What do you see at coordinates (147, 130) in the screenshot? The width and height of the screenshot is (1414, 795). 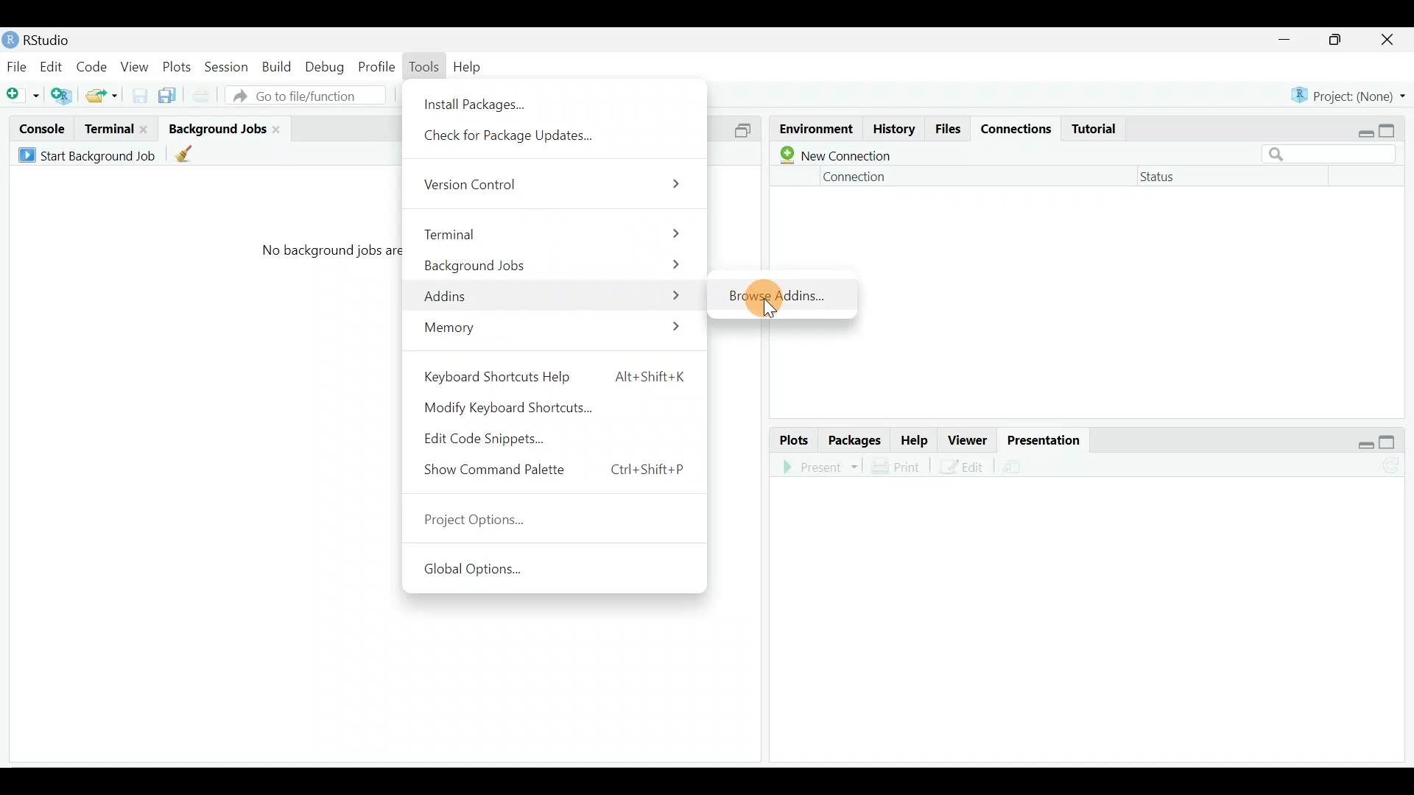 I see `close terminal` at bounding box center [147, 130].